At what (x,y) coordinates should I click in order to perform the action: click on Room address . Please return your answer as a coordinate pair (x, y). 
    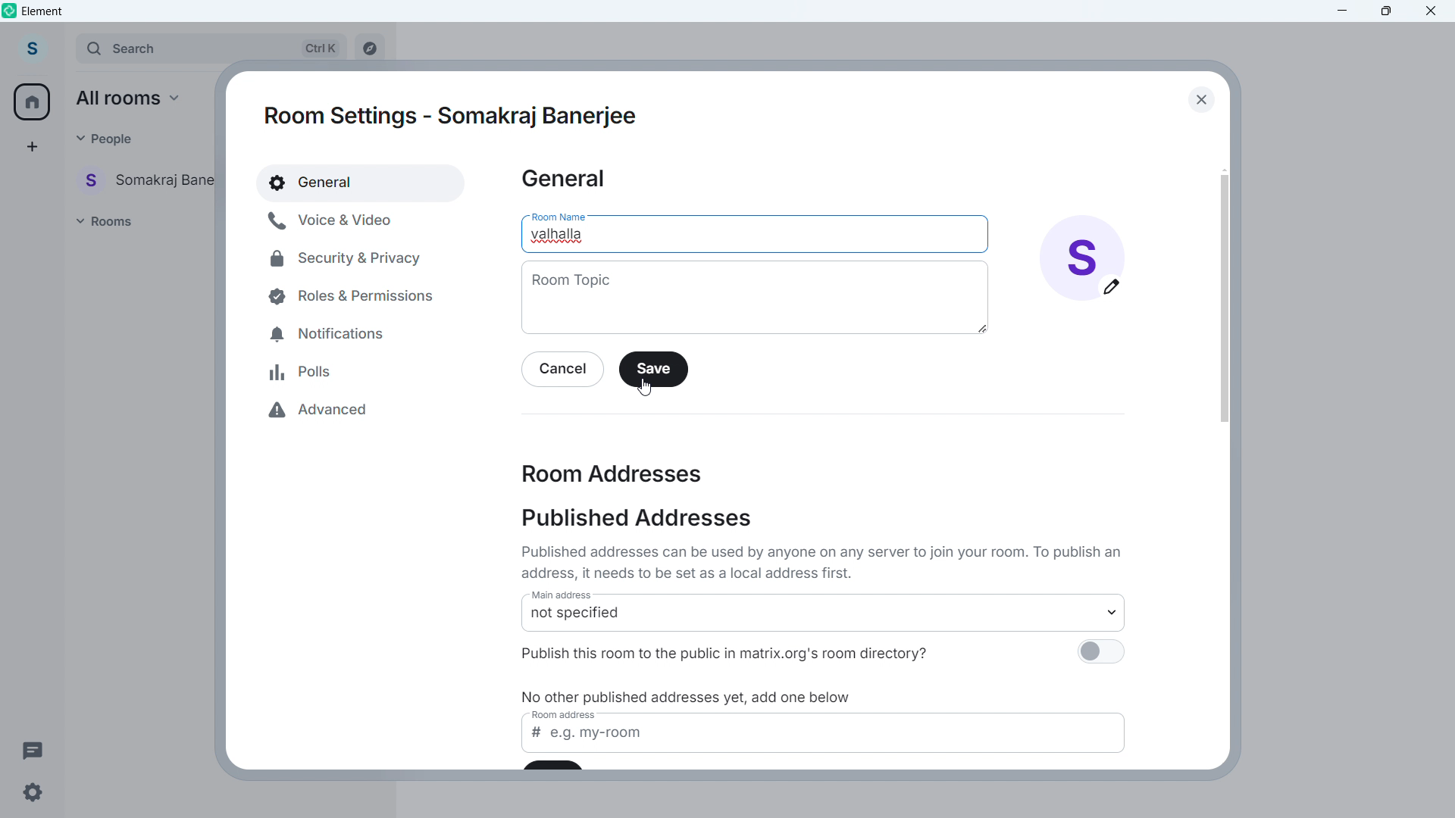
    Looking at the image, I should click on (612, 473).